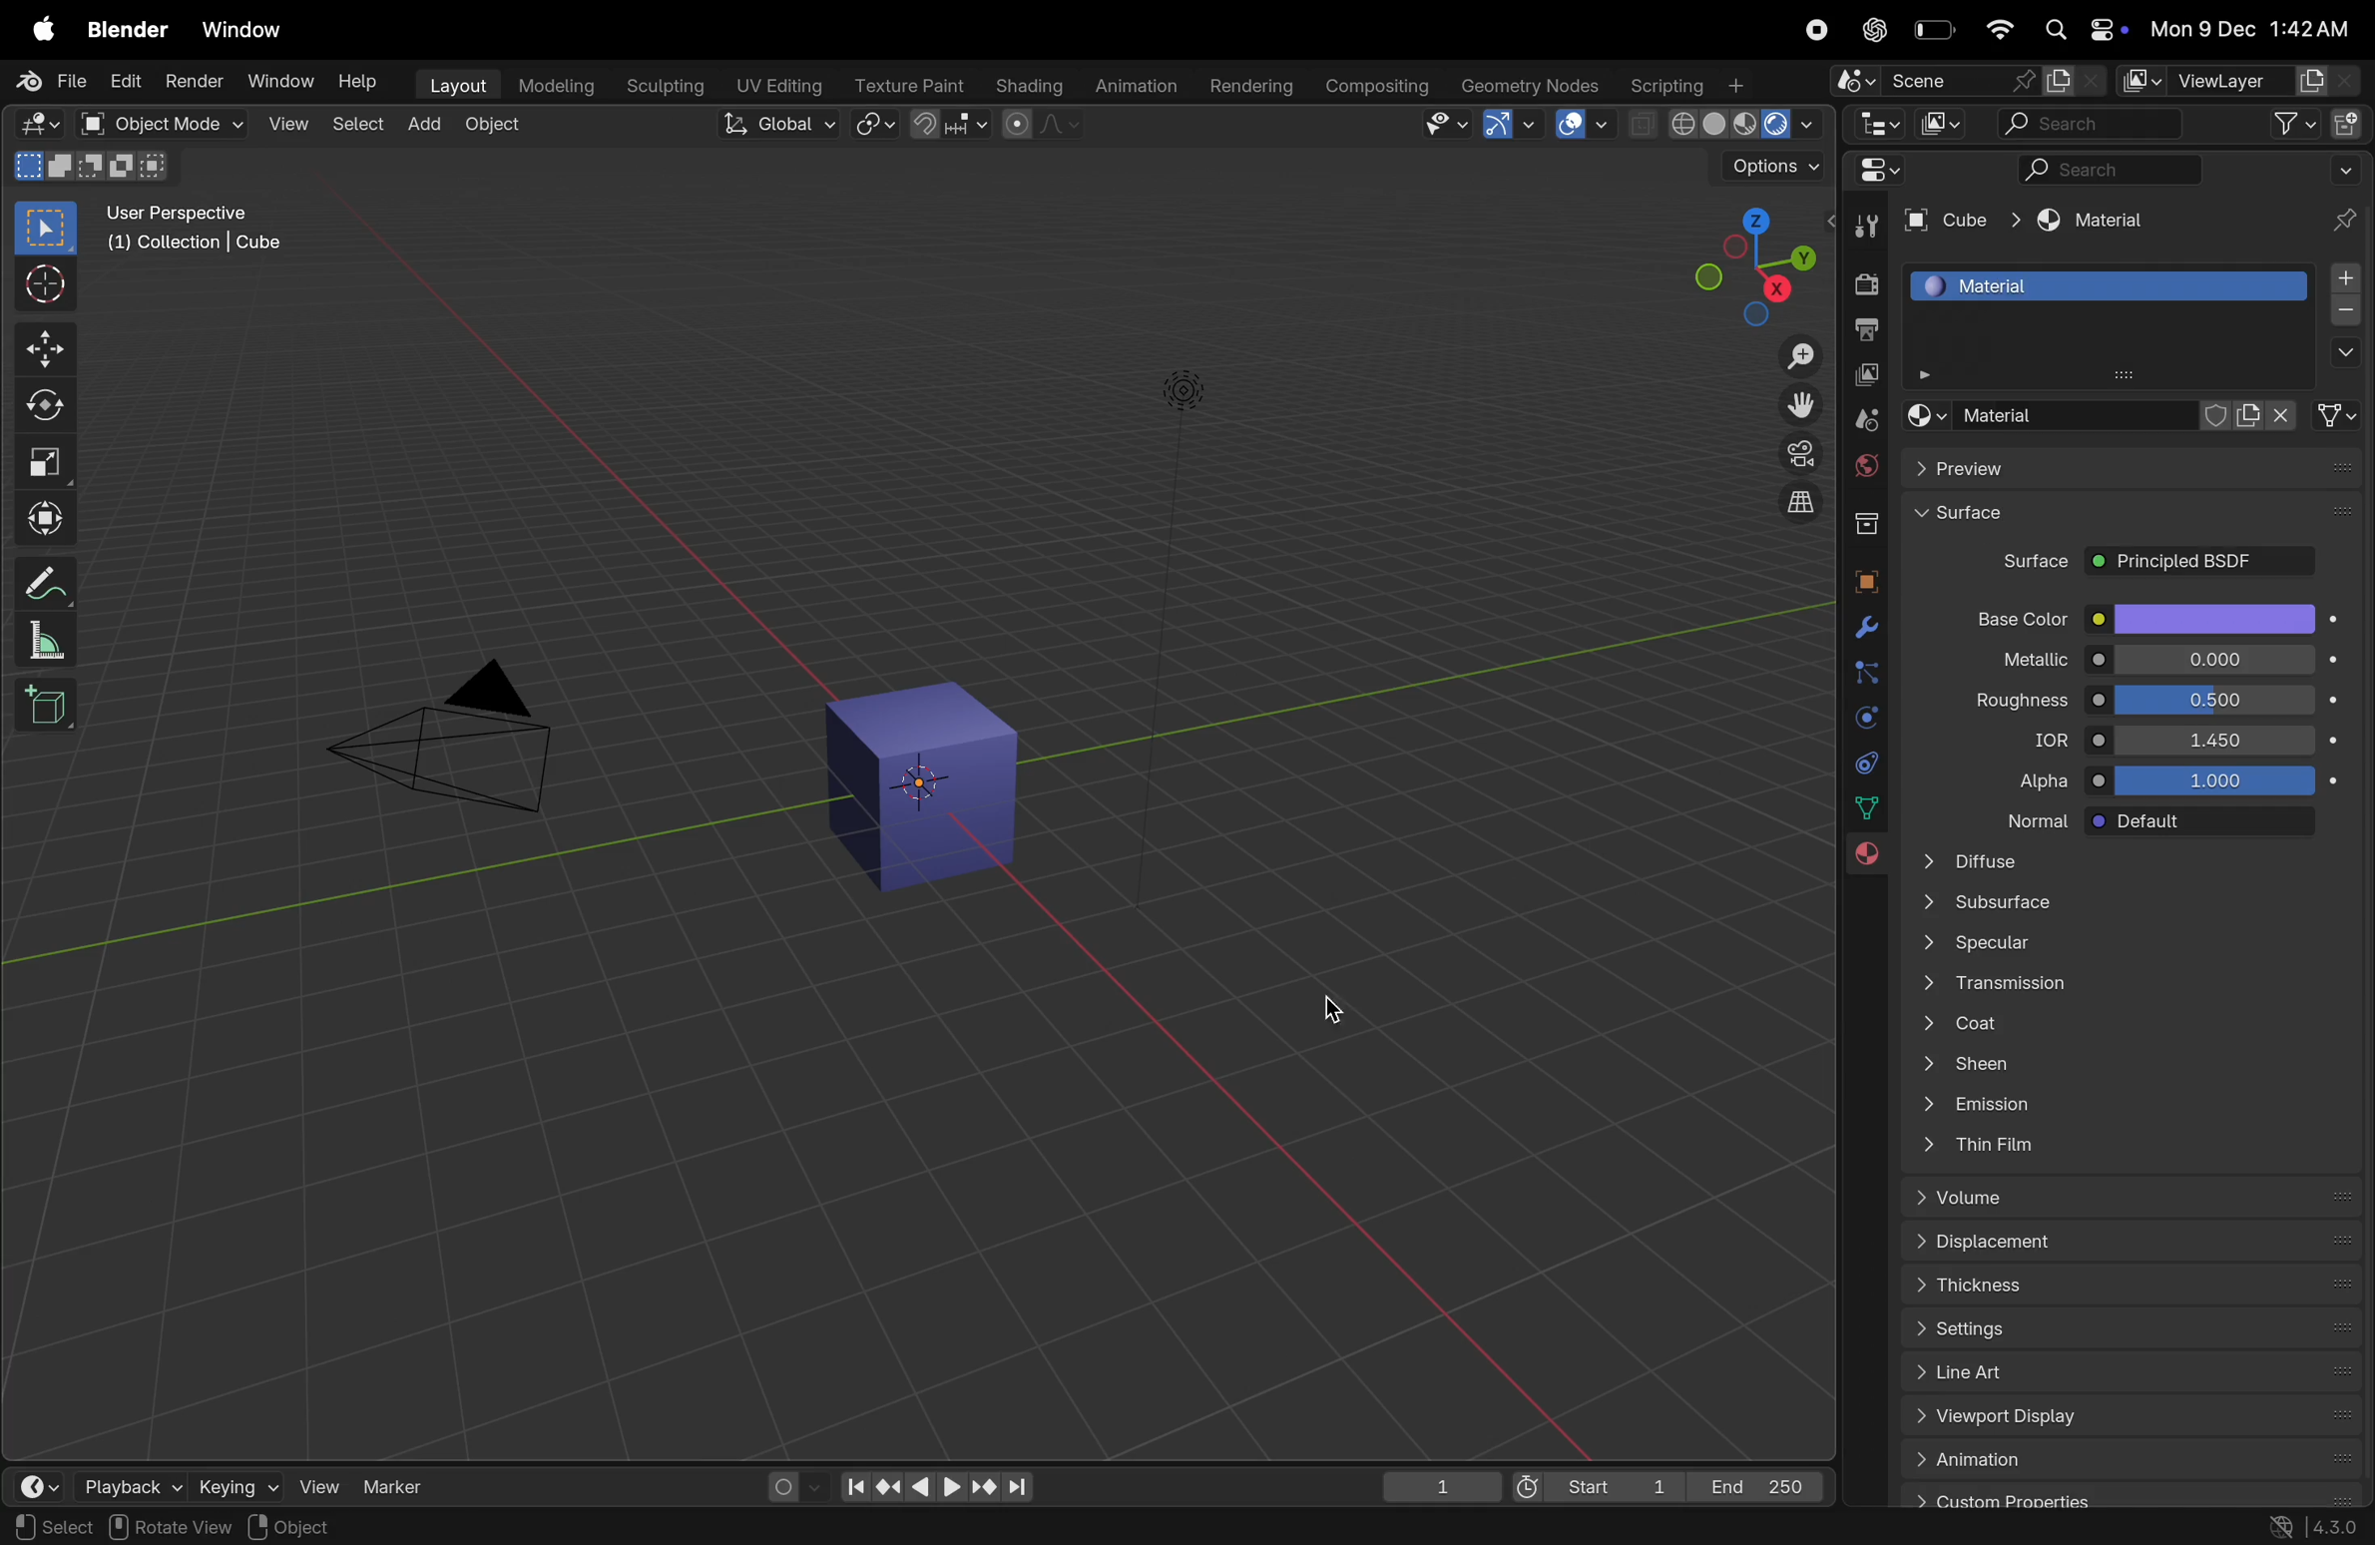 The width and height of the screenshot is (2375, 1545). Describe the element at coordinates (39, 286) in the screenshot. I see `cursosr` at that location.